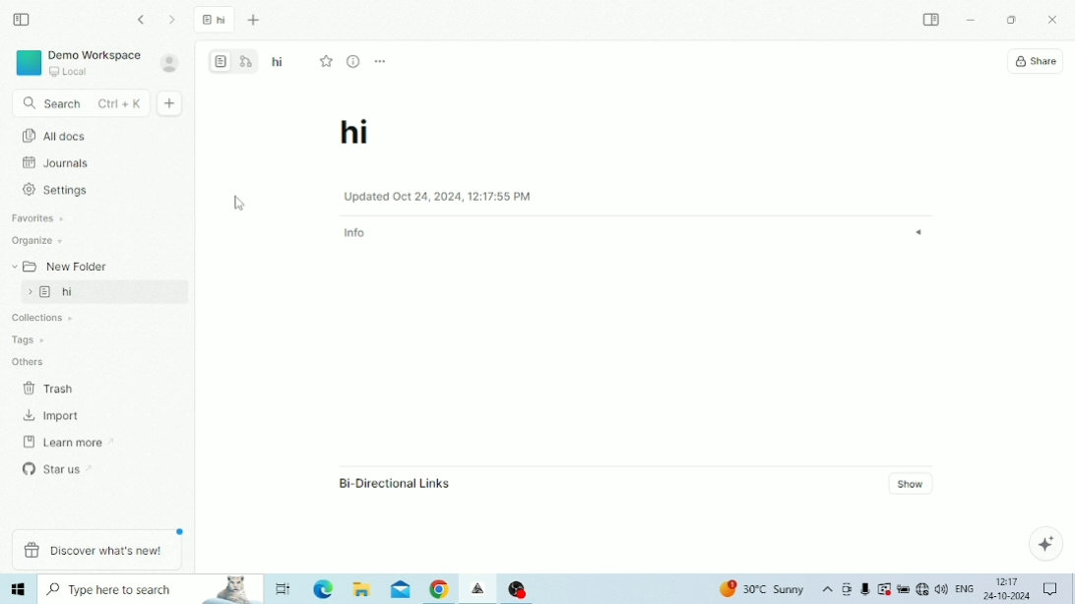  Describe the element at coordinates (285, 588) in the screenshot. I see `Task View` at that location.